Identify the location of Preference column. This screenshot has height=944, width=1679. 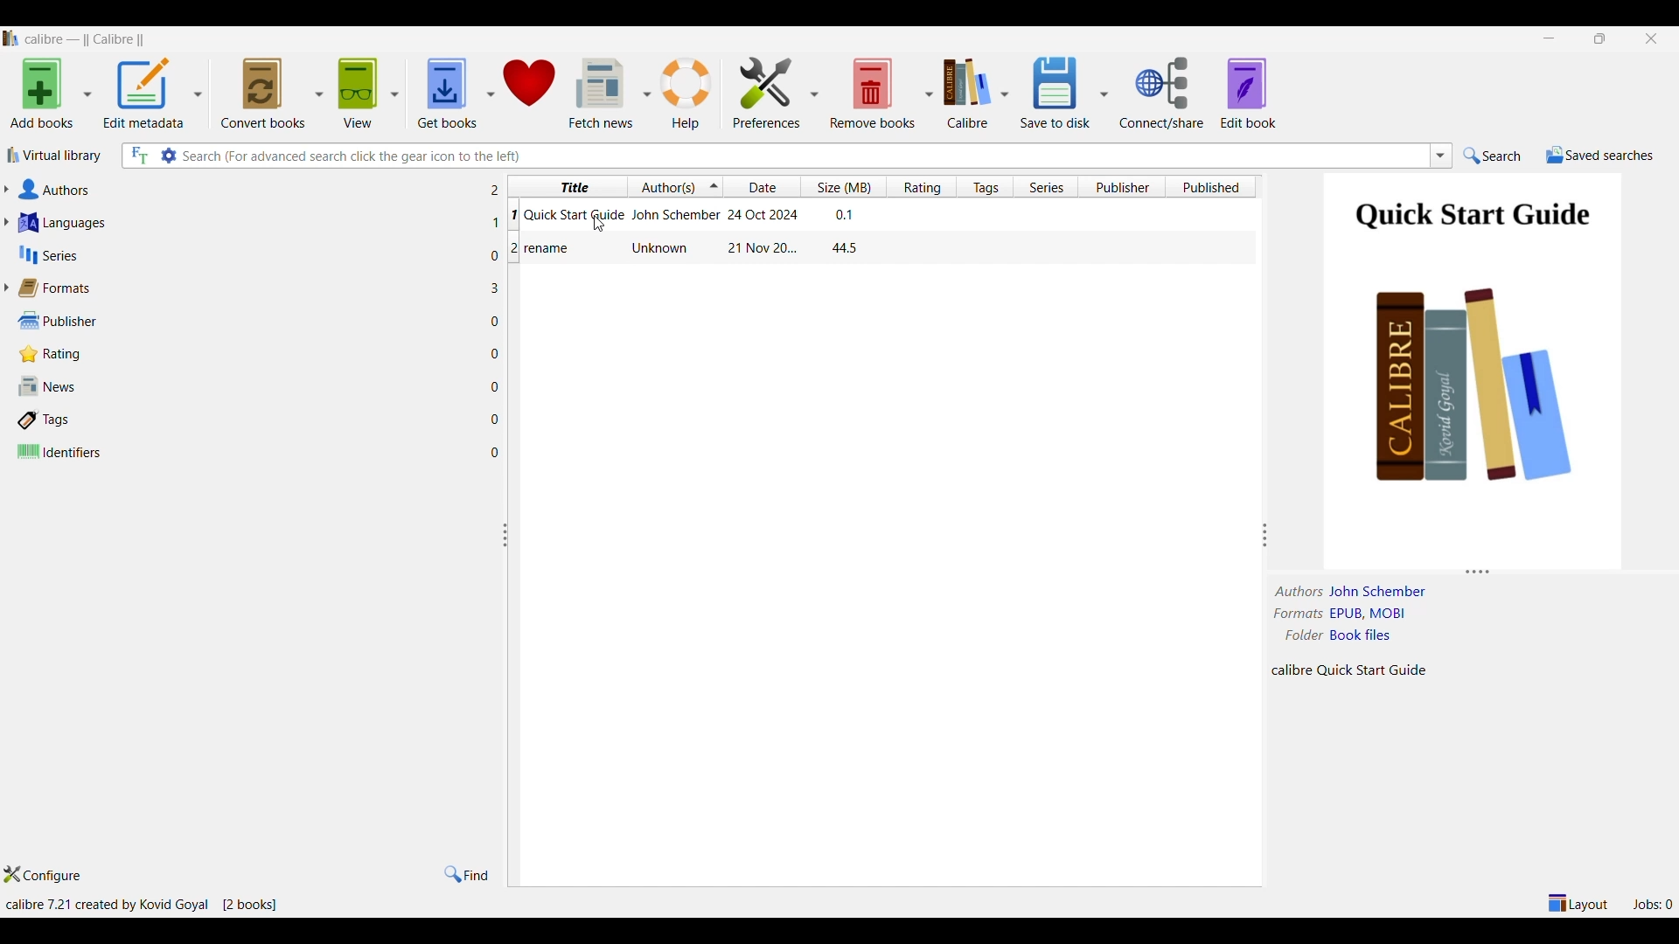
(813, 93).